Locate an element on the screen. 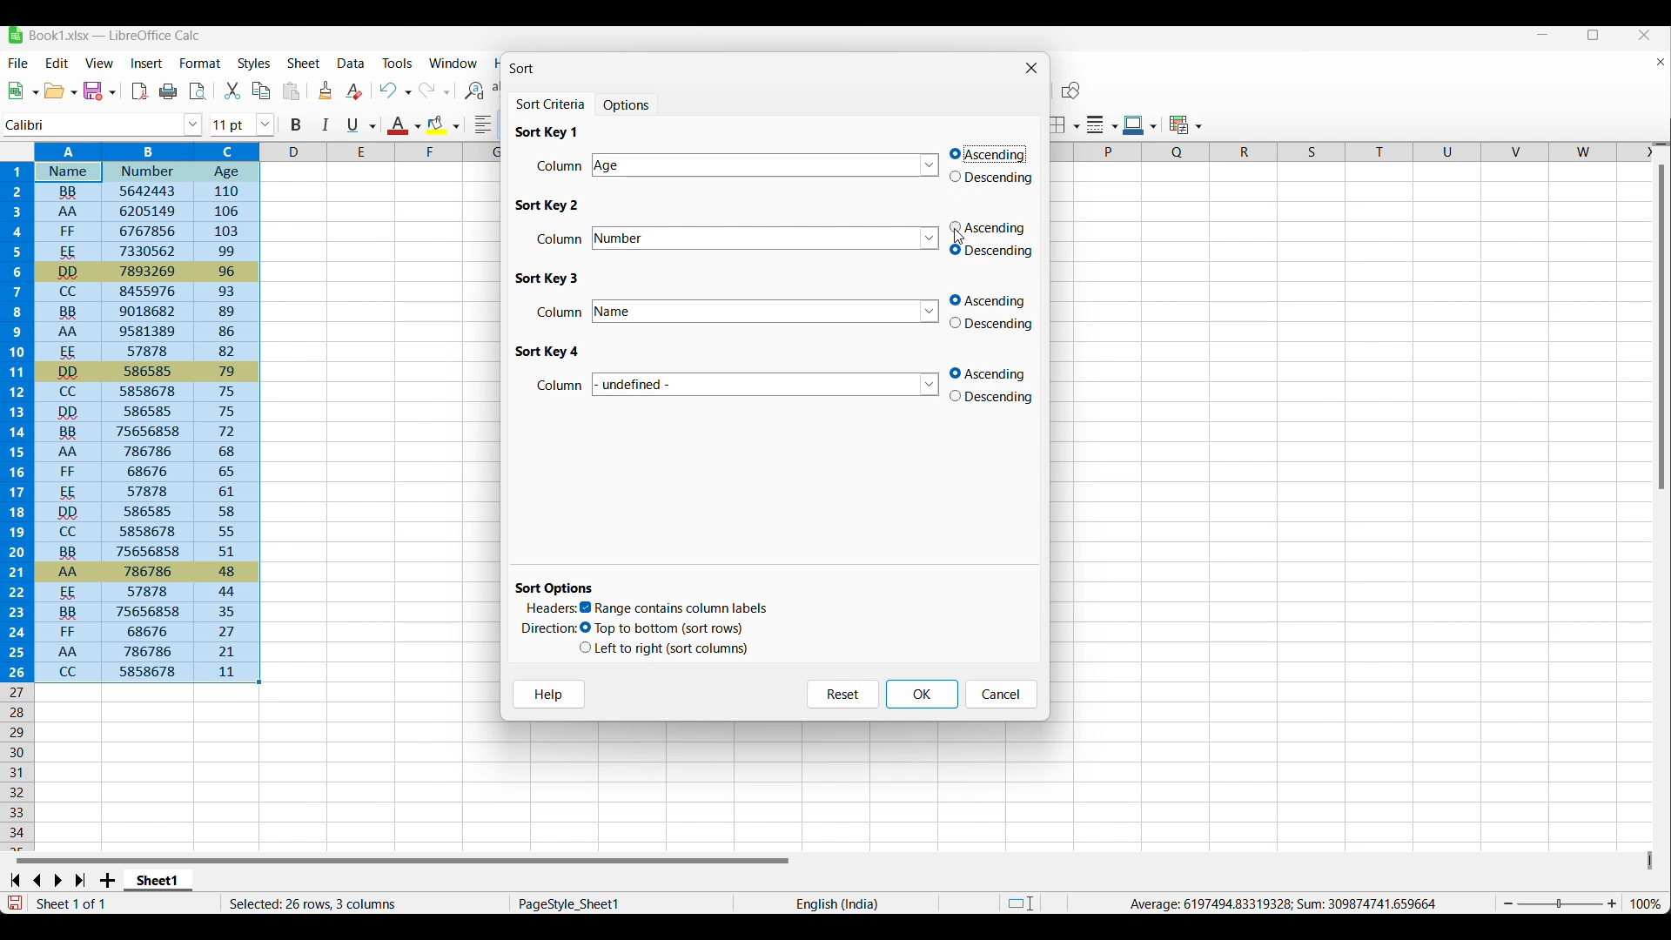 This screenshot has height=940, width=1671. Horizontal slide bar is located at coordinates (403, 860).